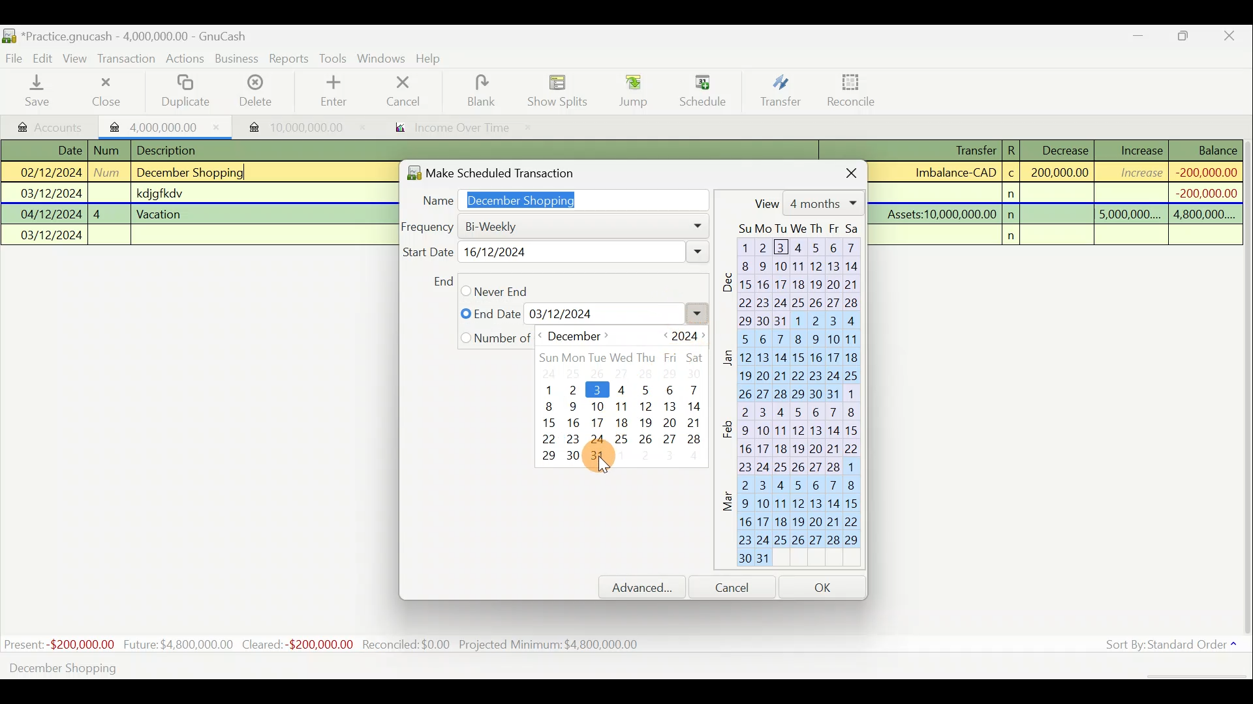 This screenshot has width=1253, height=704. I want to click on Close, so click(841, 171).